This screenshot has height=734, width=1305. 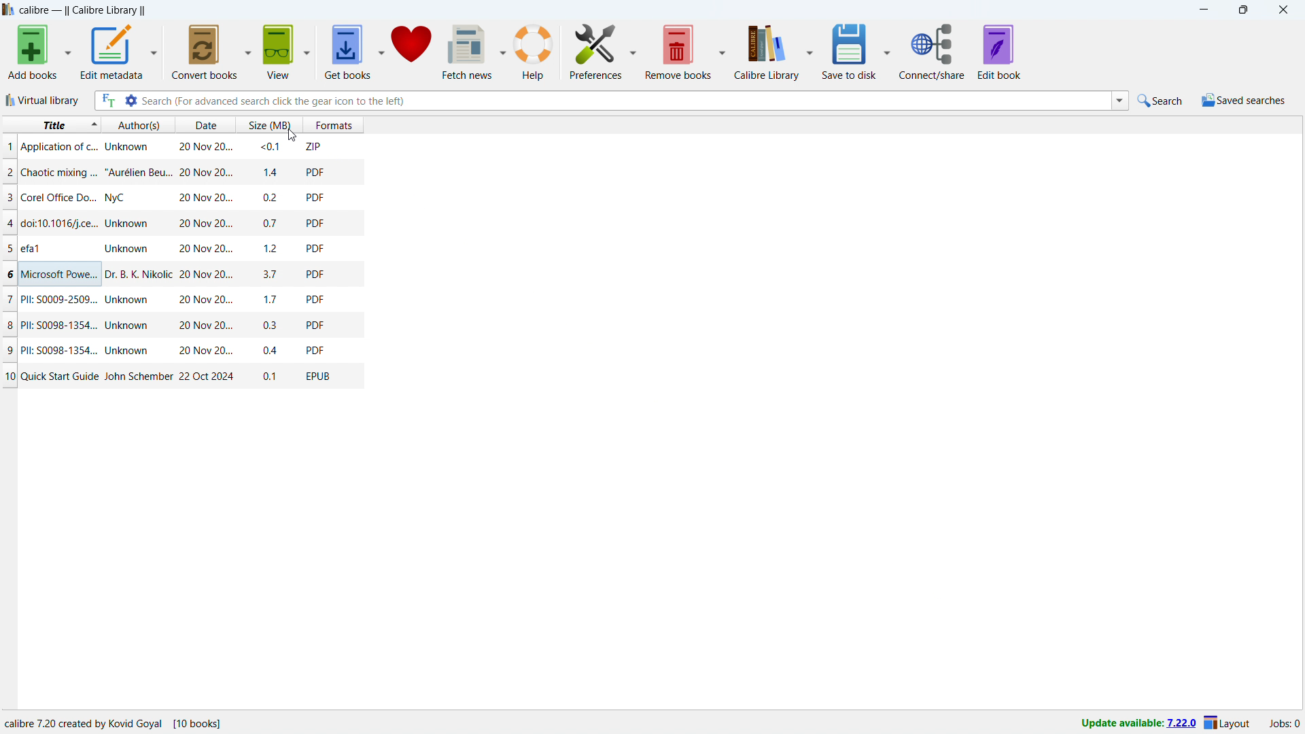 What do you see at coordinates (205, 351) in the screenshot?
I see `date` at bounding box center [205, 351].